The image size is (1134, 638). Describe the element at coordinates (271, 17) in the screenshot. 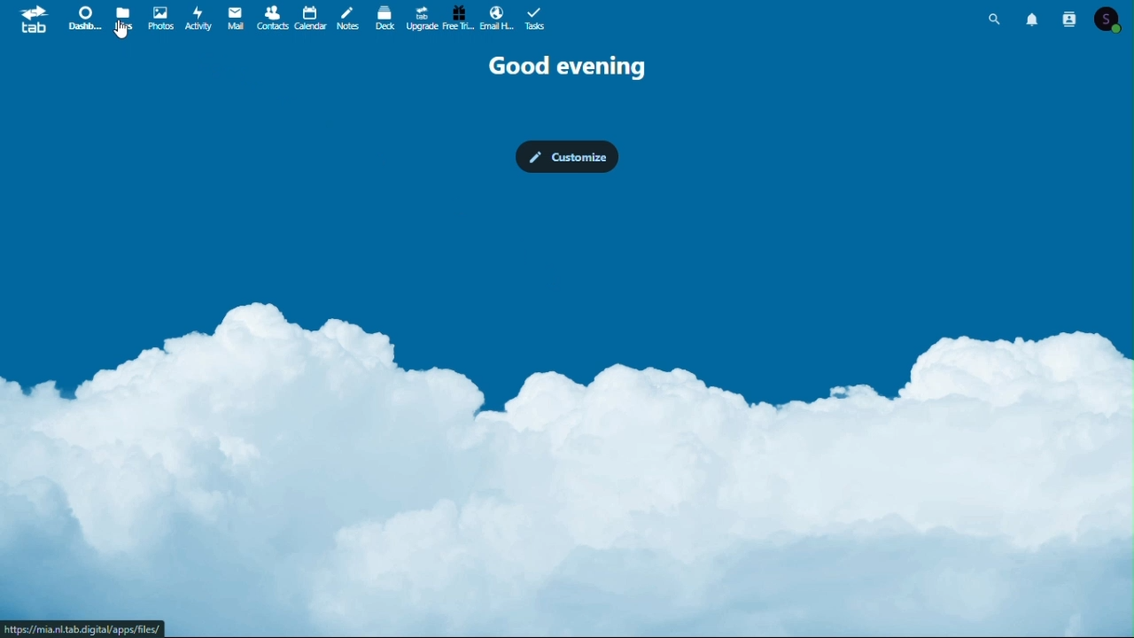

I see `contacts` at that location.